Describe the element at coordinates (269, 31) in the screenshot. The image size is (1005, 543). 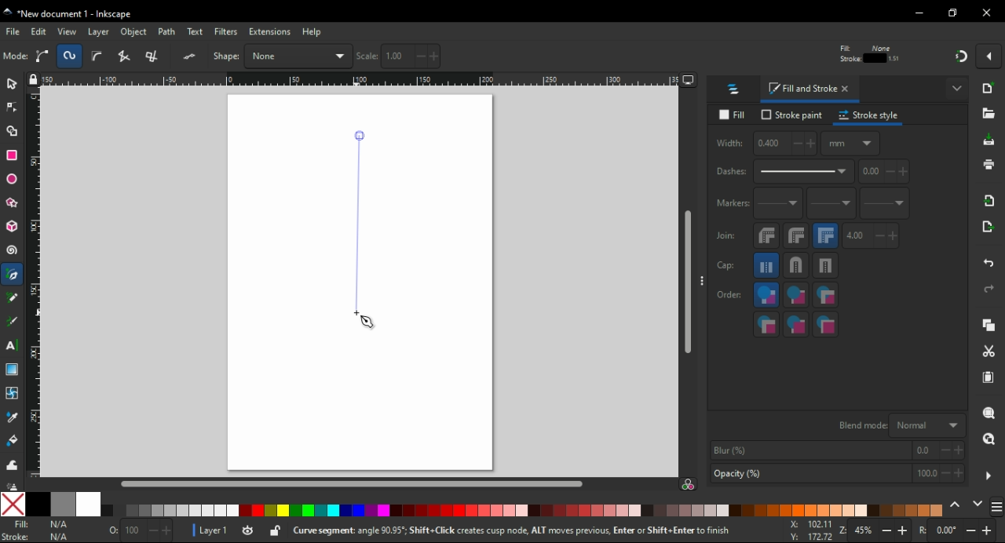
I see `extension` at that location.